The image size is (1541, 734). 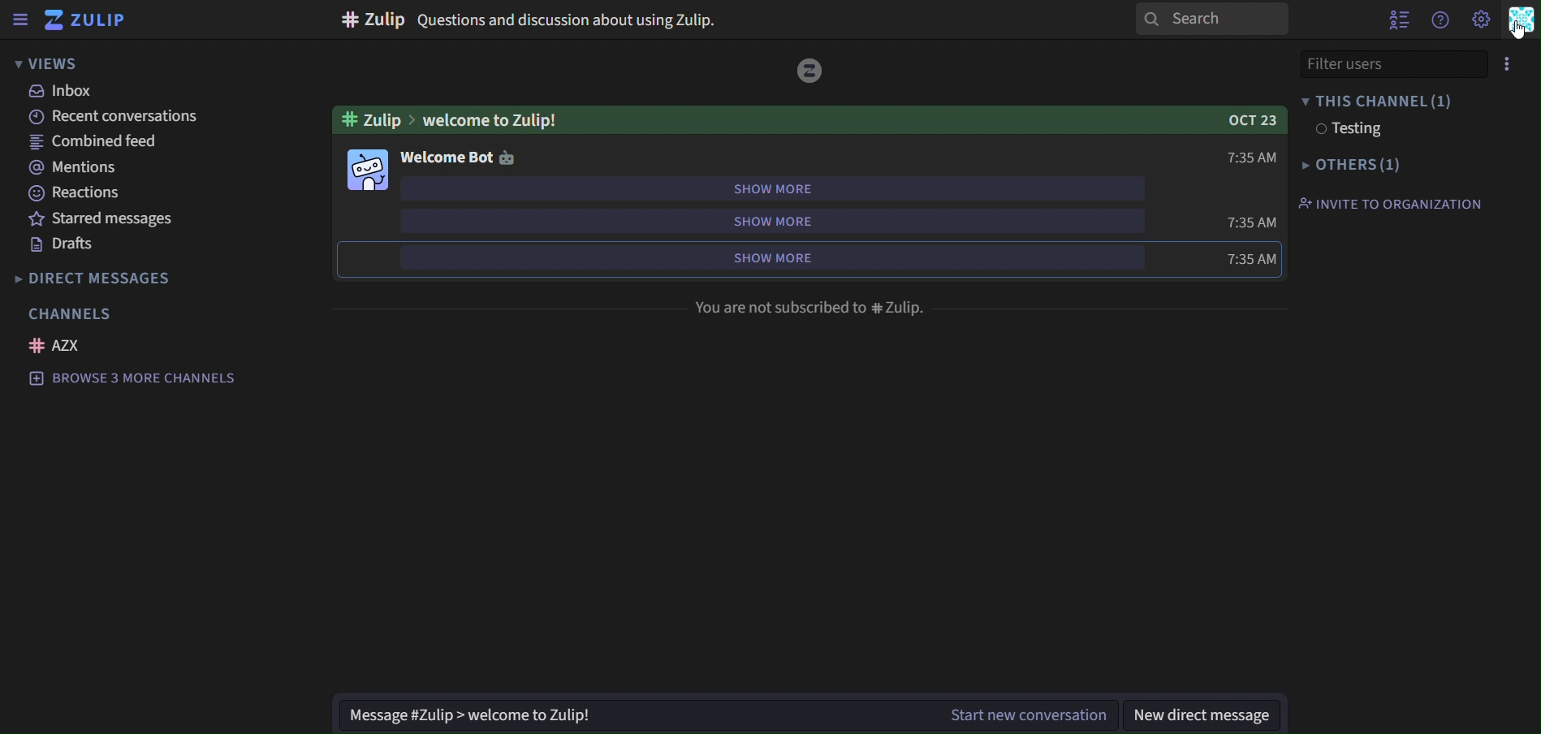 What do you see at coordinates (63, 344) in the screenshot?
I see `azx` at bounding box center [63, 344].